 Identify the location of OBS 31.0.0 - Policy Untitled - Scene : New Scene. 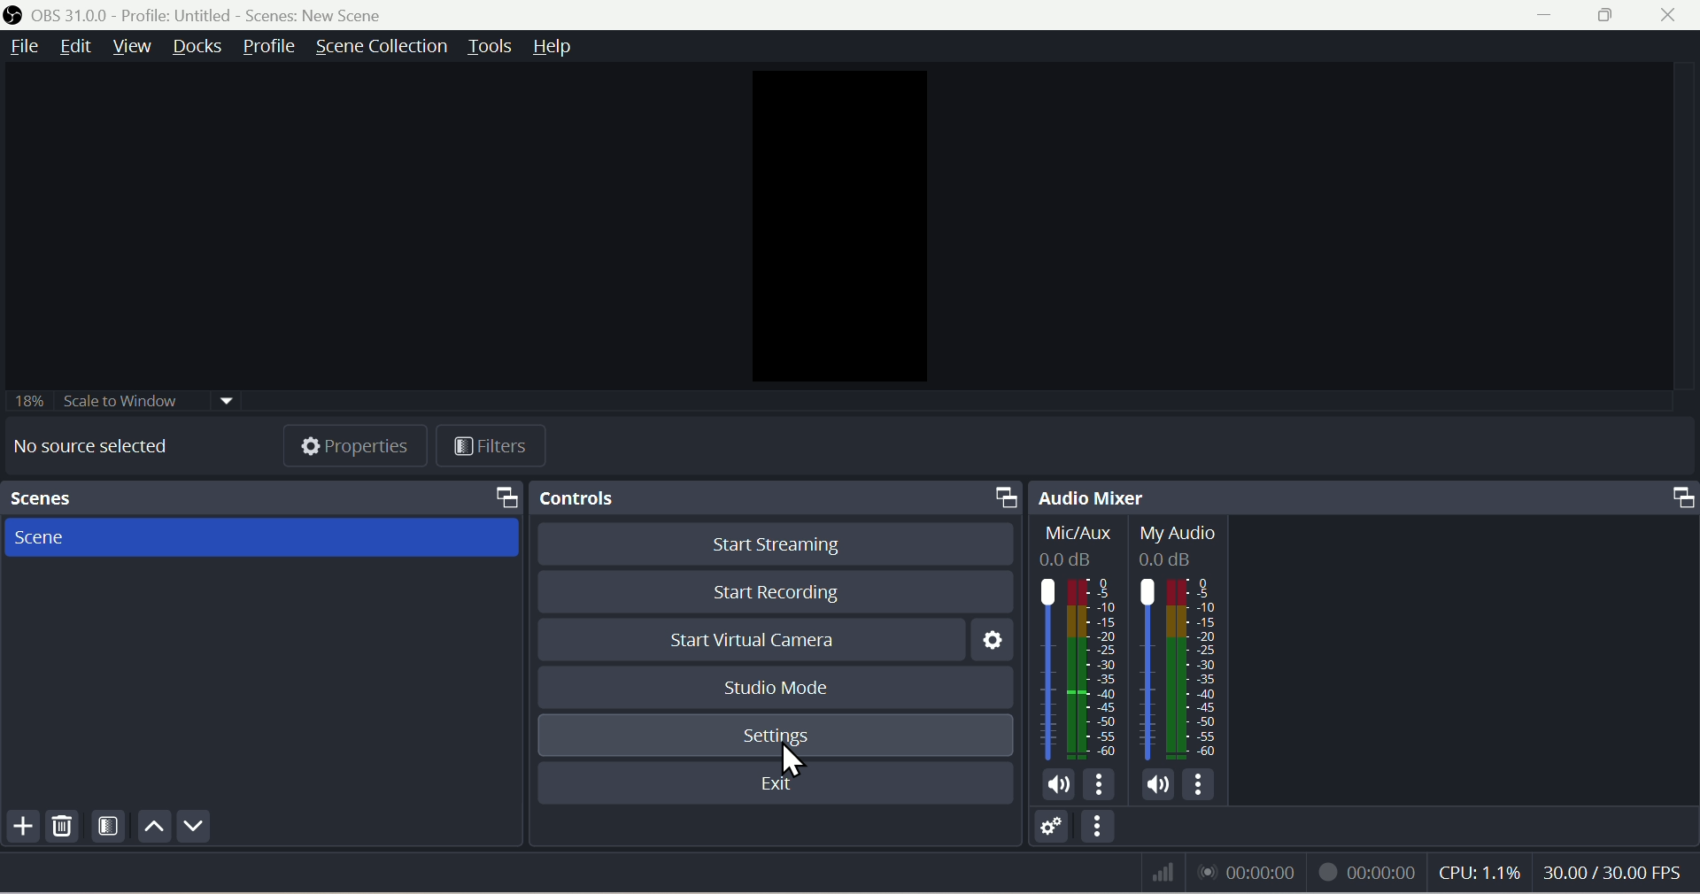
(205, 14).